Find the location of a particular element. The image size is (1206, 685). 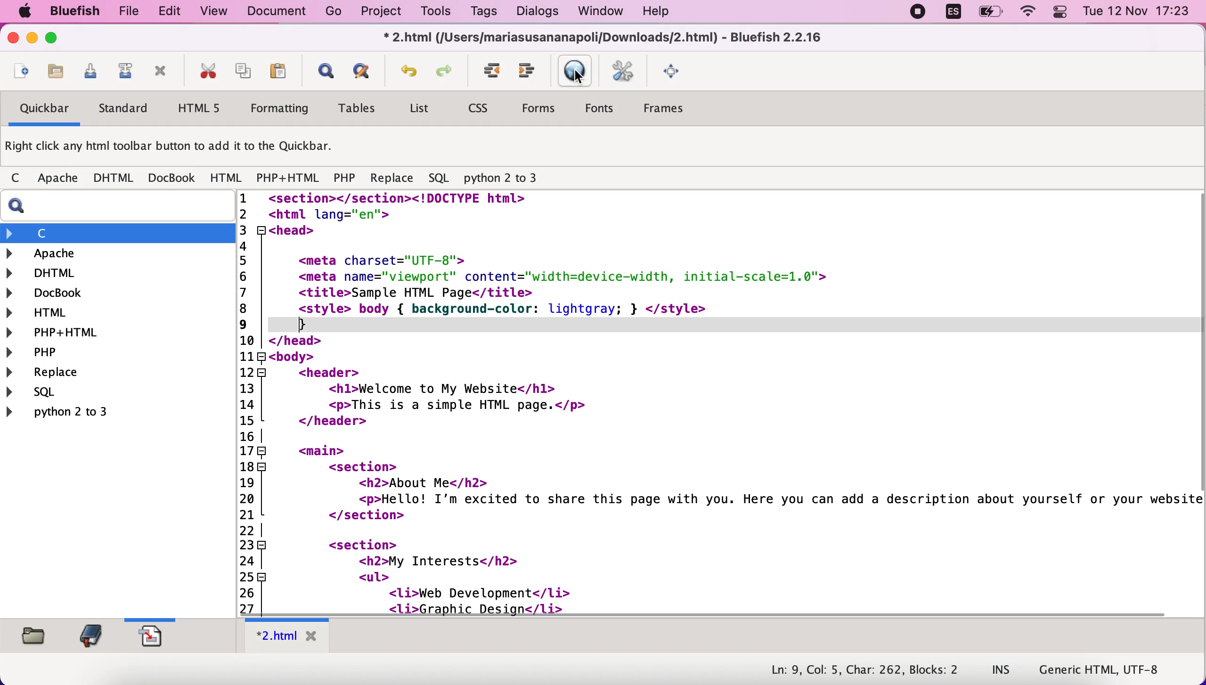

cursor is located at coordinates (579, 79).